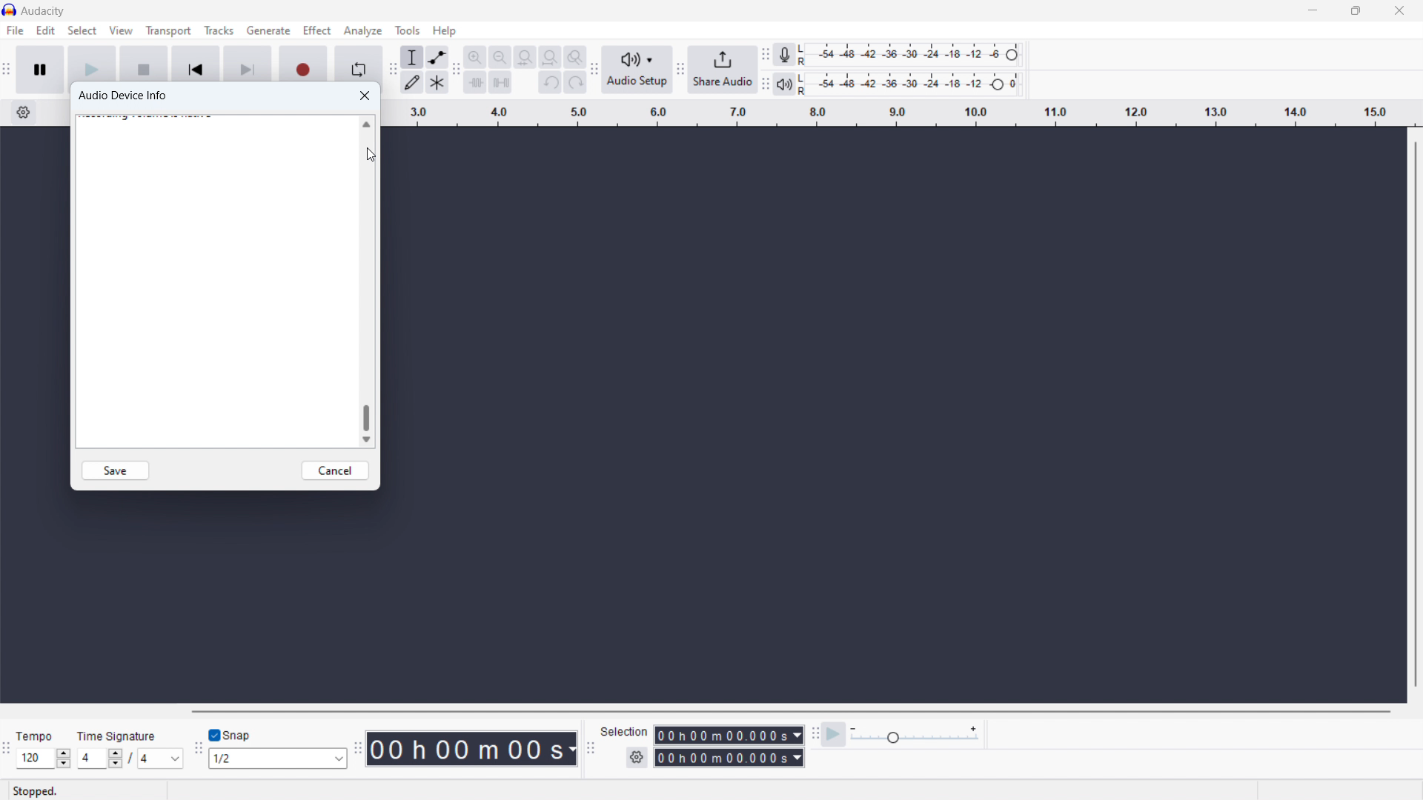 This screenshot has height=800, width=1423. I want to click on set time signature, so click(126, 759).